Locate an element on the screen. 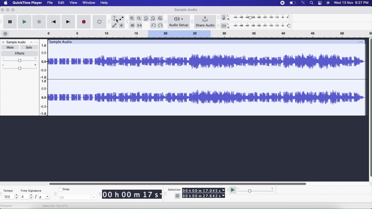 The height and width of the screenshot is (209, 372). quicktimeplayer is located at coordinates (28, 3).